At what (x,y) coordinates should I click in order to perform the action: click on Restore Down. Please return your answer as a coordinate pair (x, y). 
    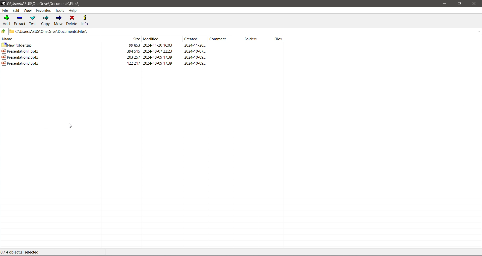
    Looking at the image, I should click on (459, 4).